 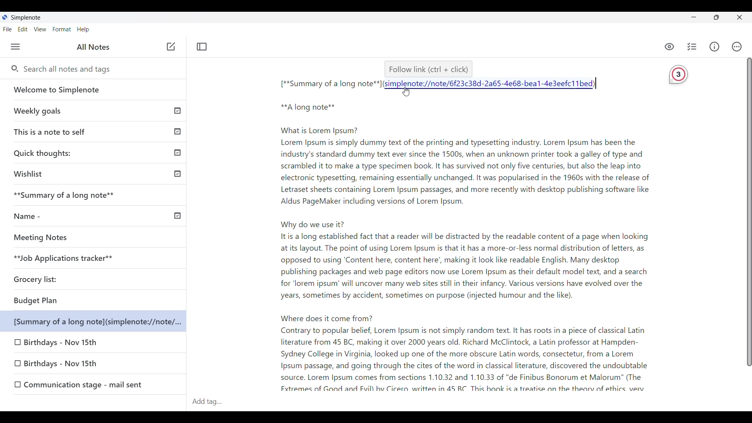 I want to click on SimpleNote, so click(x=24, y=17).